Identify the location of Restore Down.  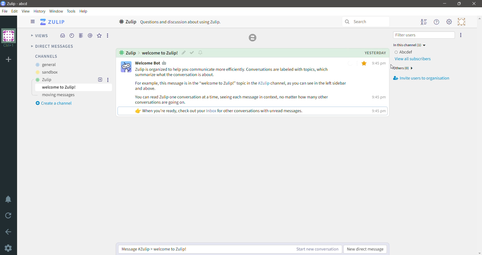
(460, 4).